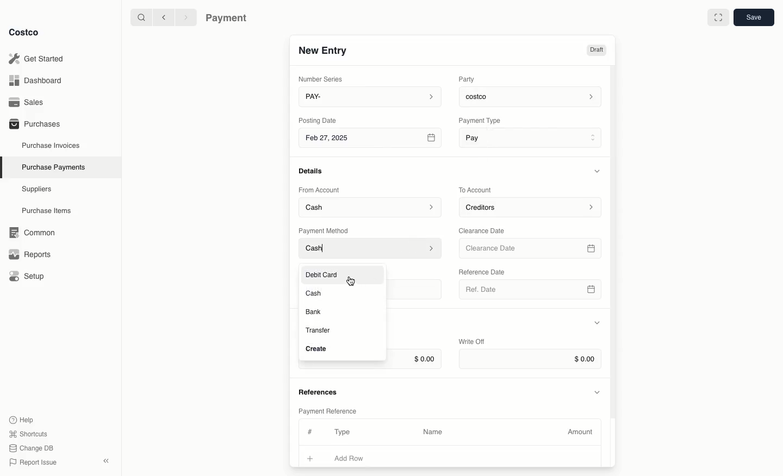 This screenshot has width=783, height=476. I want to click on Purchase Invoices, so click(52, 145).